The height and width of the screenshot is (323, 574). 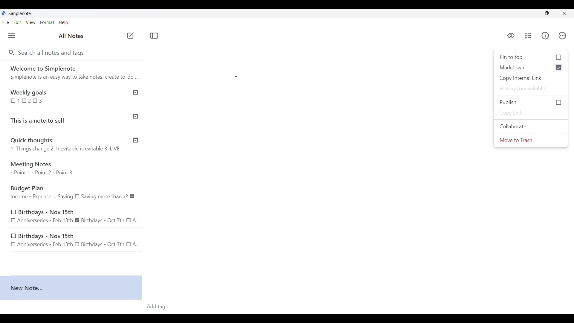 I want to click on Edit menu, so click(x=17, y=22).